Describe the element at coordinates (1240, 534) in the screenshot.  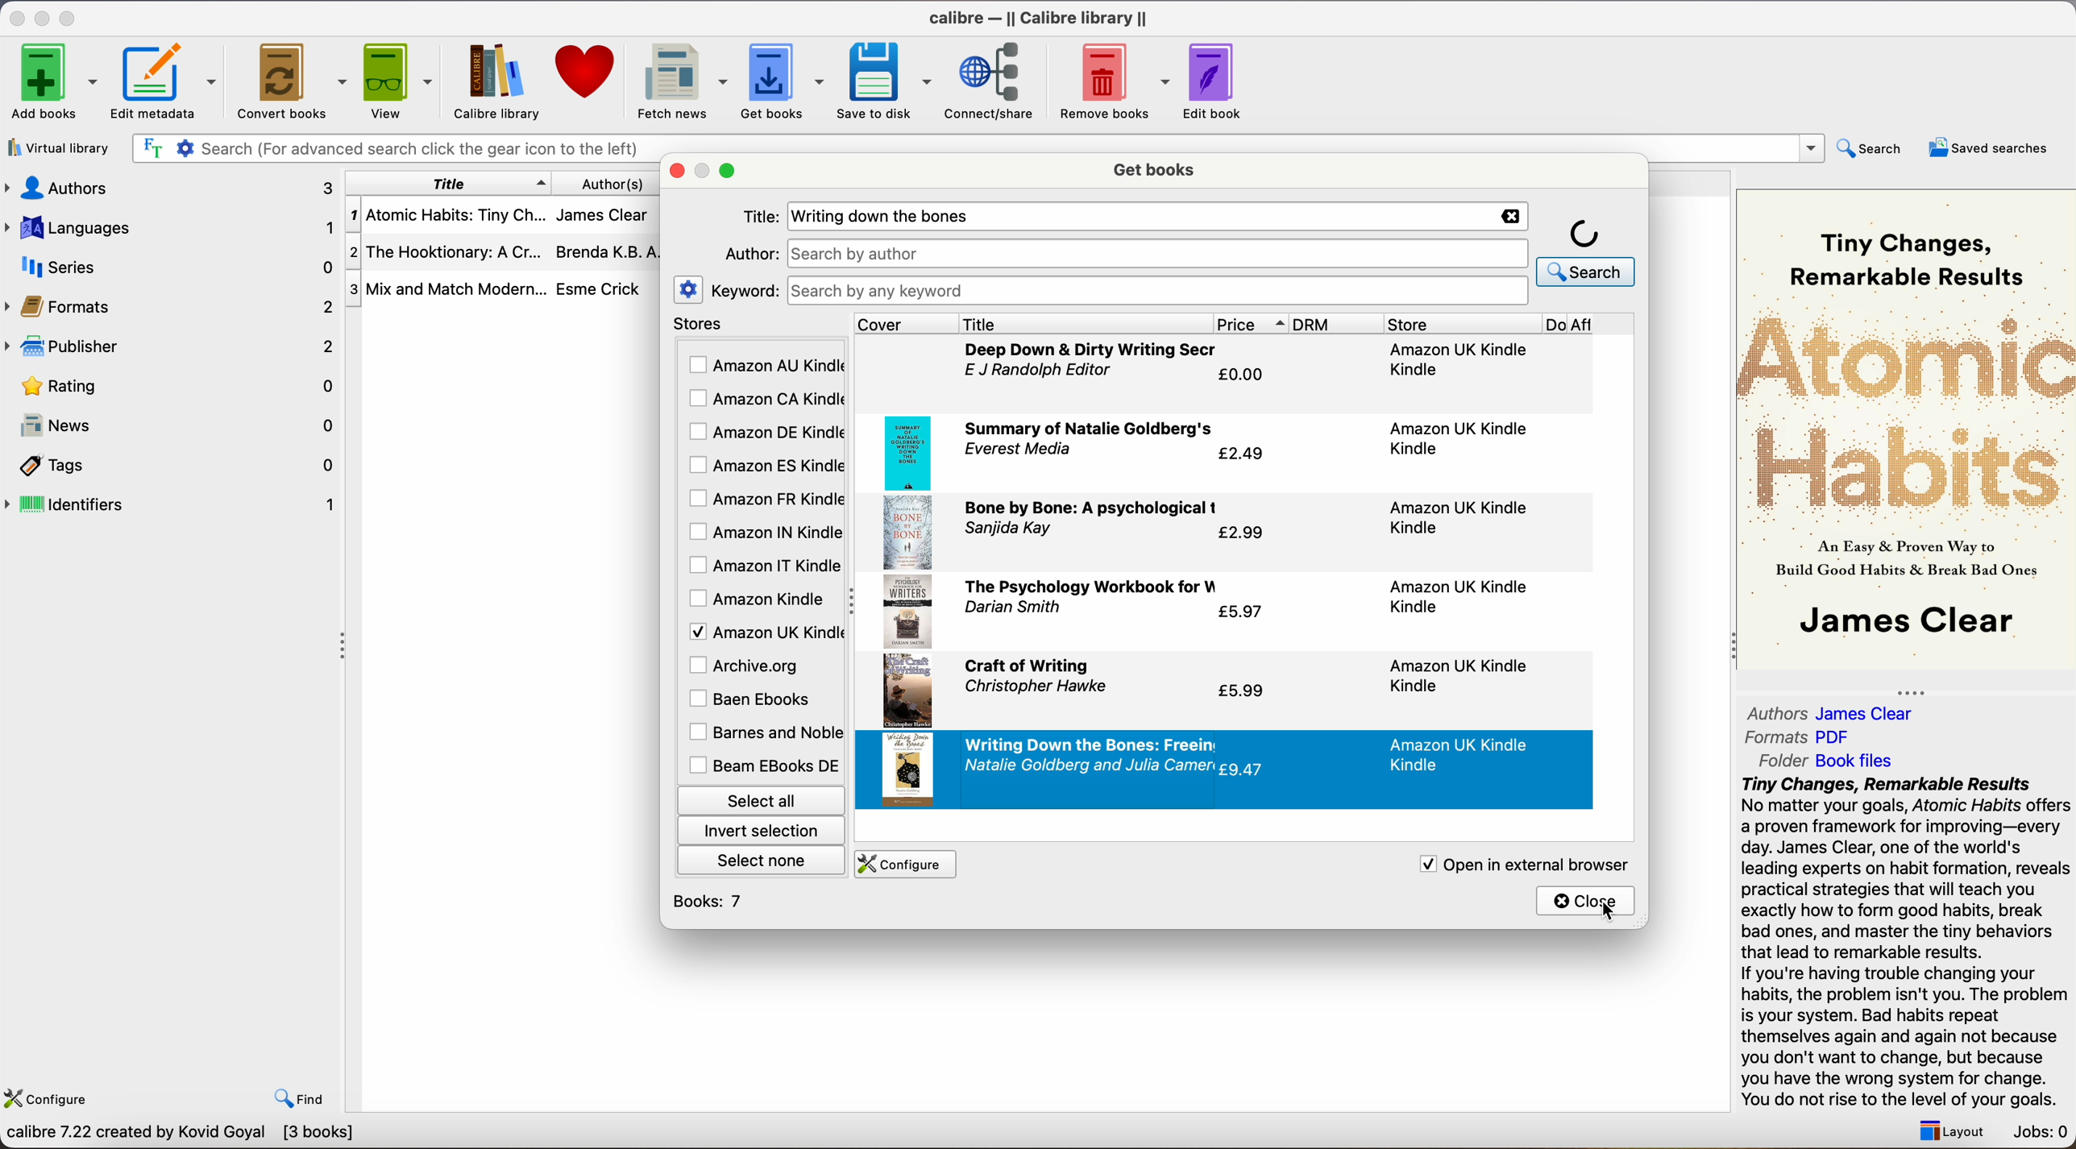
I see `€2.99` at that location.